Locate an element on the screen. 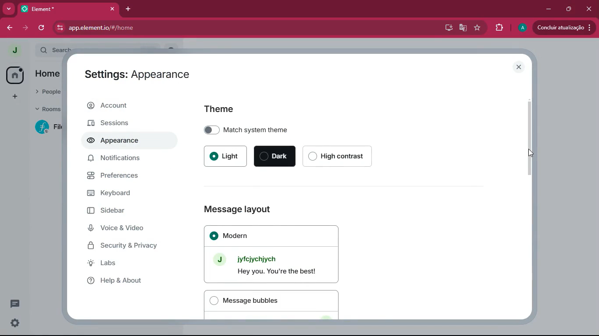 The image size is (599, 336). room is located at coordinates (46, 127).